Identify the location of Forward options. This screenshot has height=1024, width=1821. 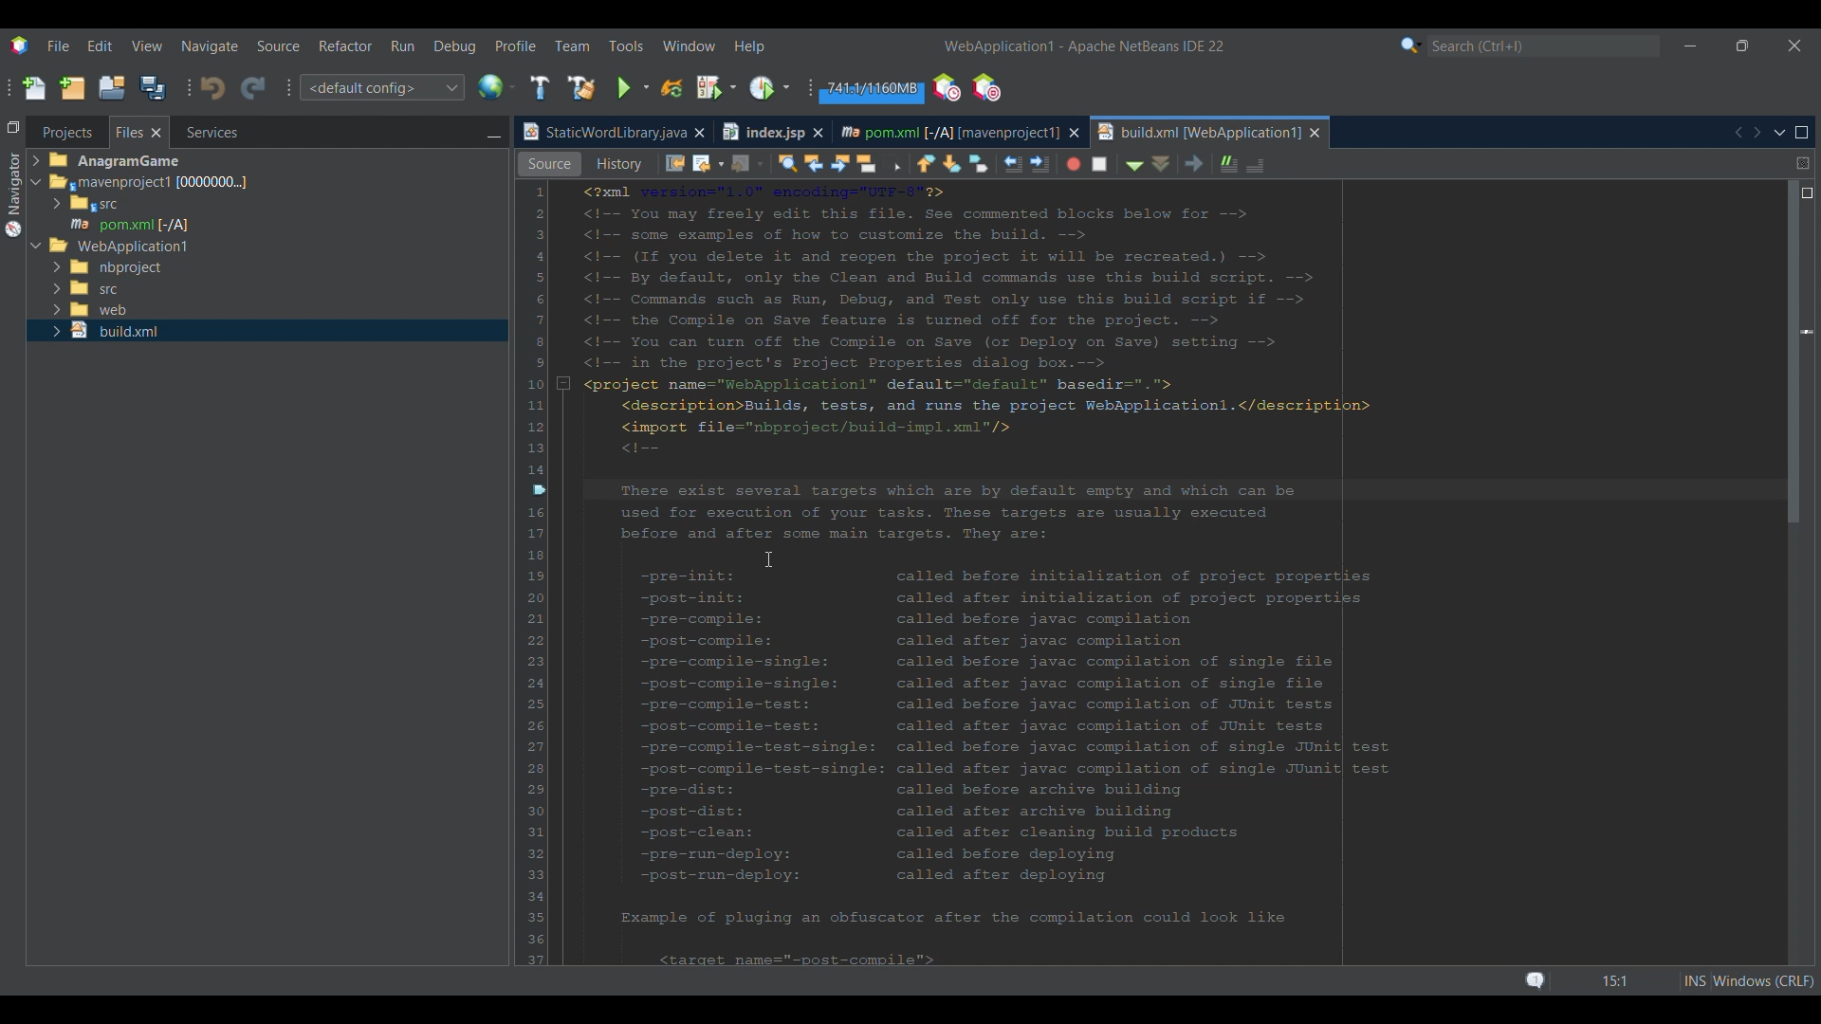
(912, 163).